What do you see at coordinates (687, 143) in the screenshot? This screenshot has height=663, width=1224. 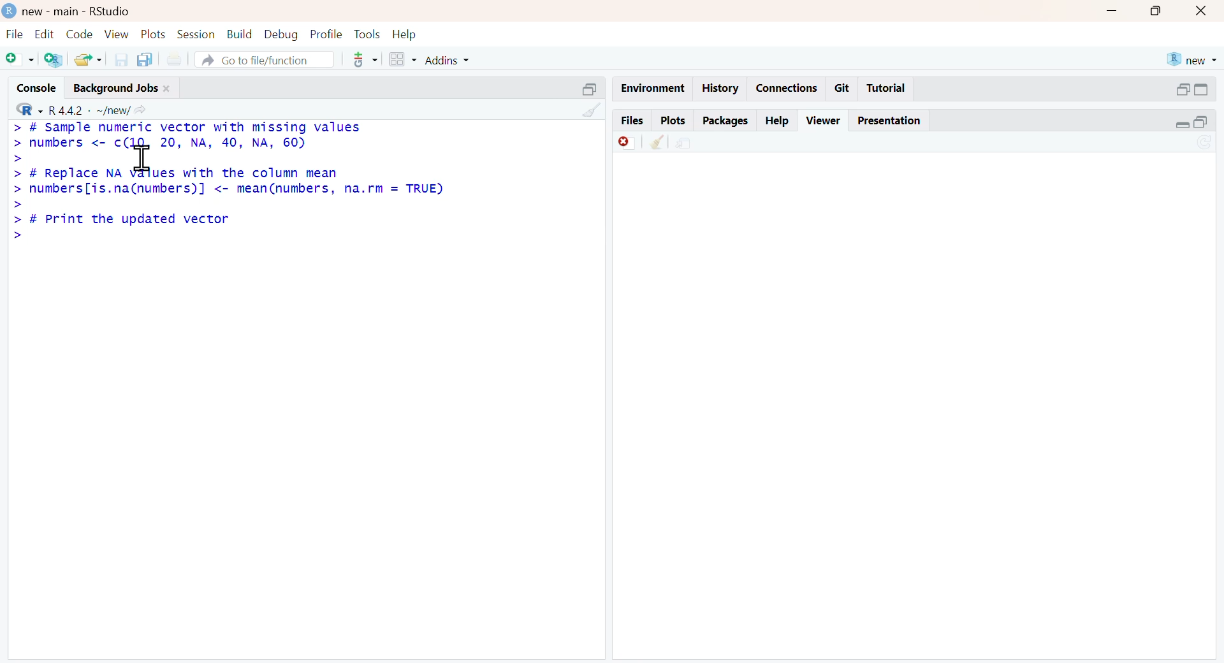 I see `share file` at bounding box center [687, 143].